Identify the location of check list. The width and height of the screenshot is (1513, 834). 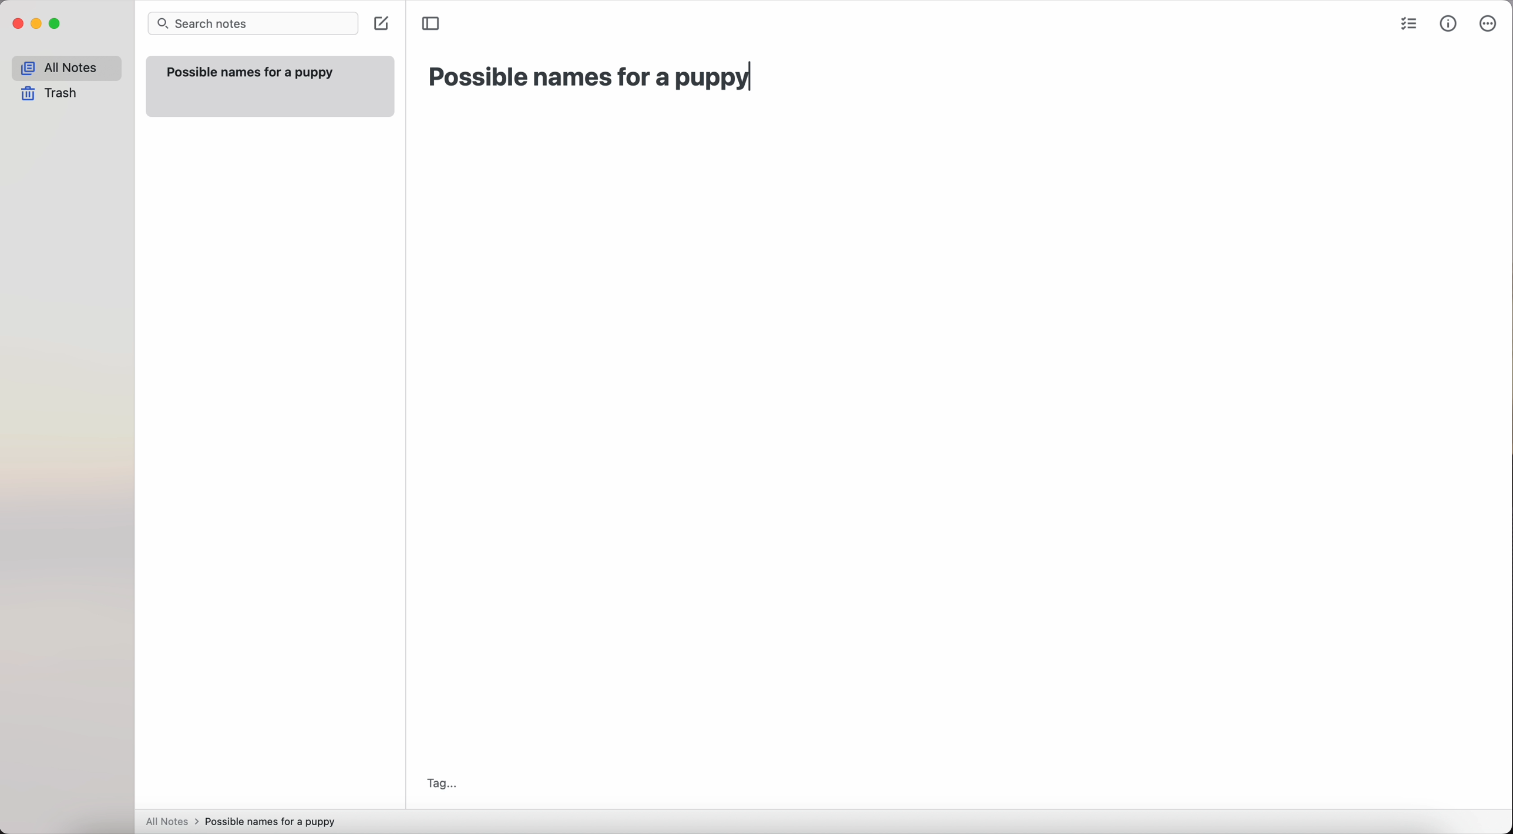
(1408, 25).